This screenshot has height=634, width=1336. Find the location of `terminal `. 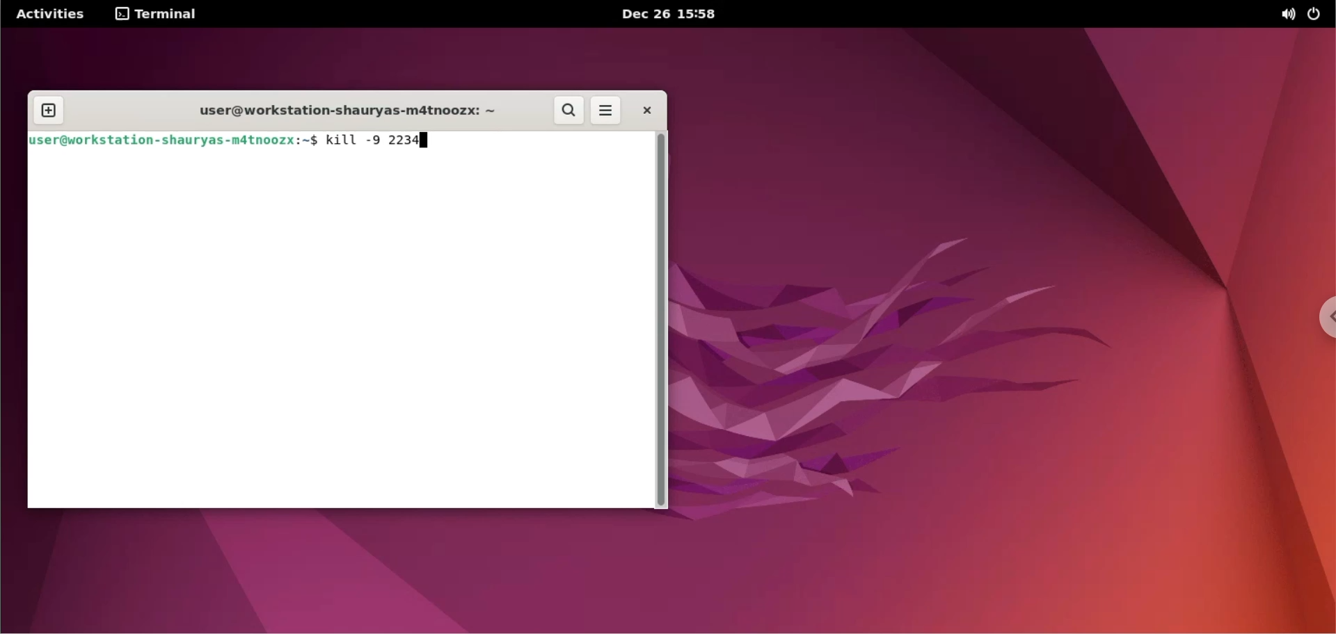

terminal  is located at coordinates (157, 14).